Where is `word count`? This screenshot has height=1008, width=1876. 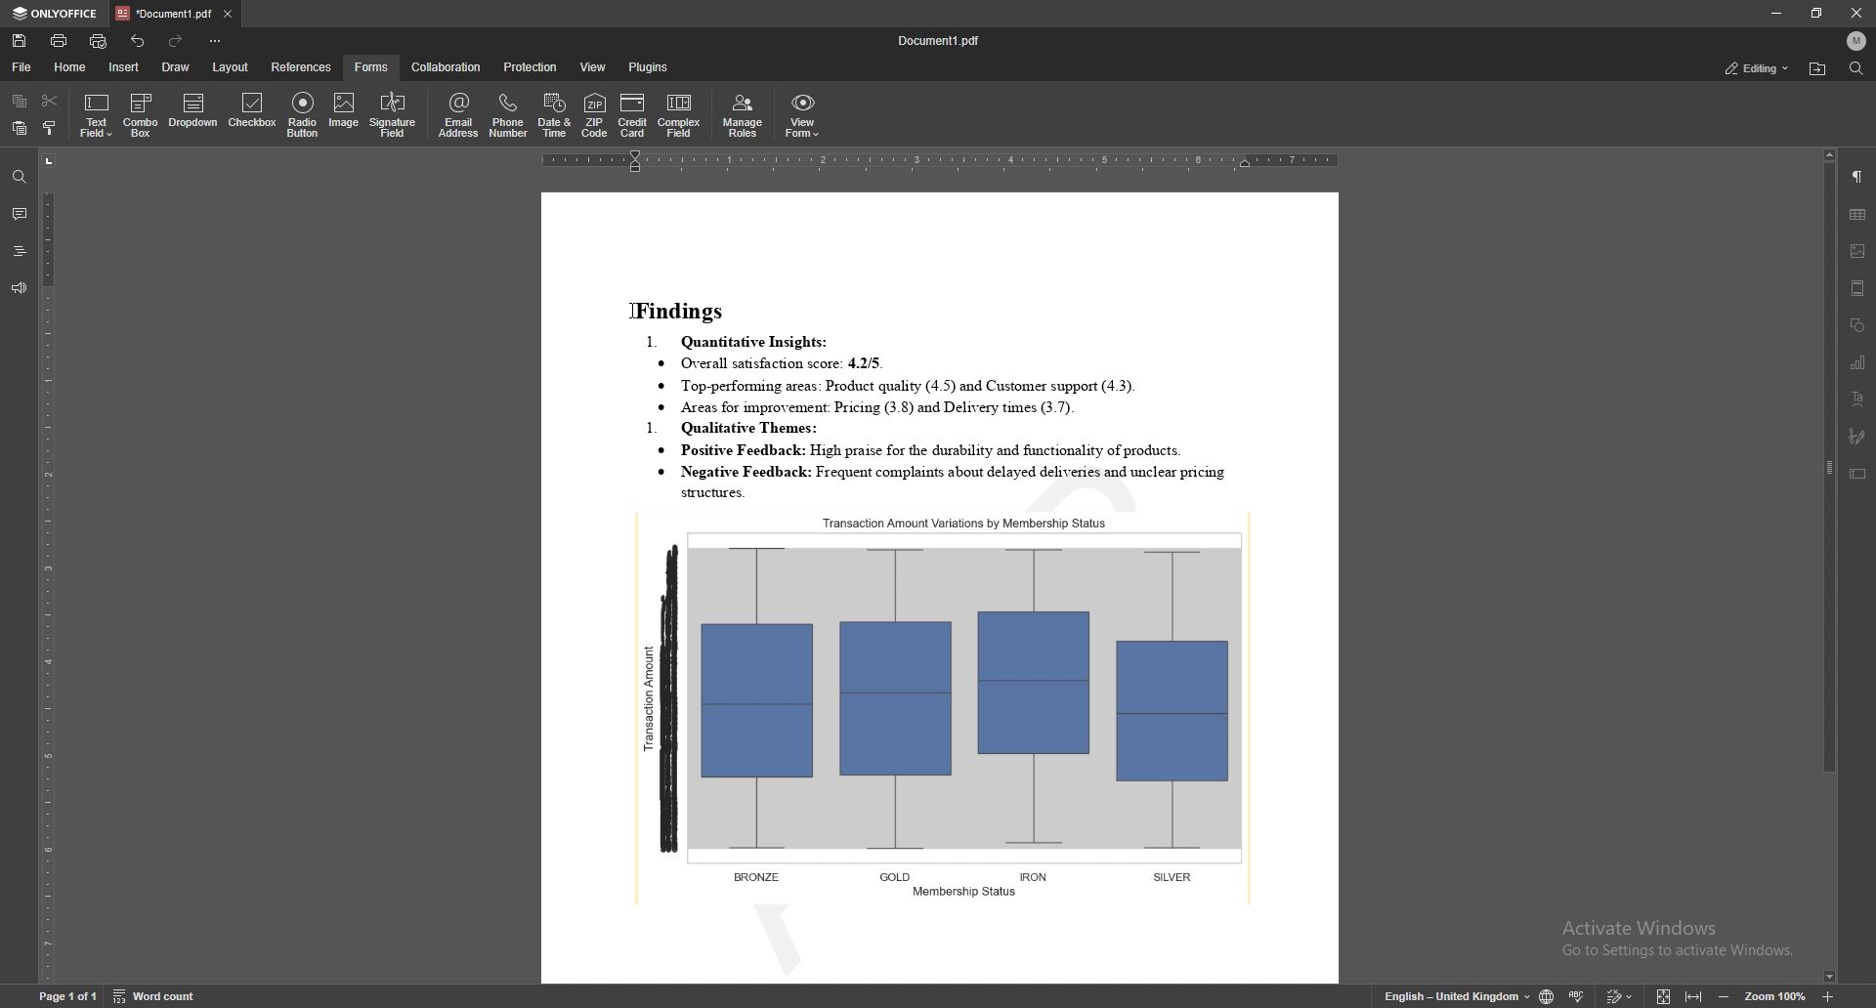
word count is located at coordinates (165, 997).